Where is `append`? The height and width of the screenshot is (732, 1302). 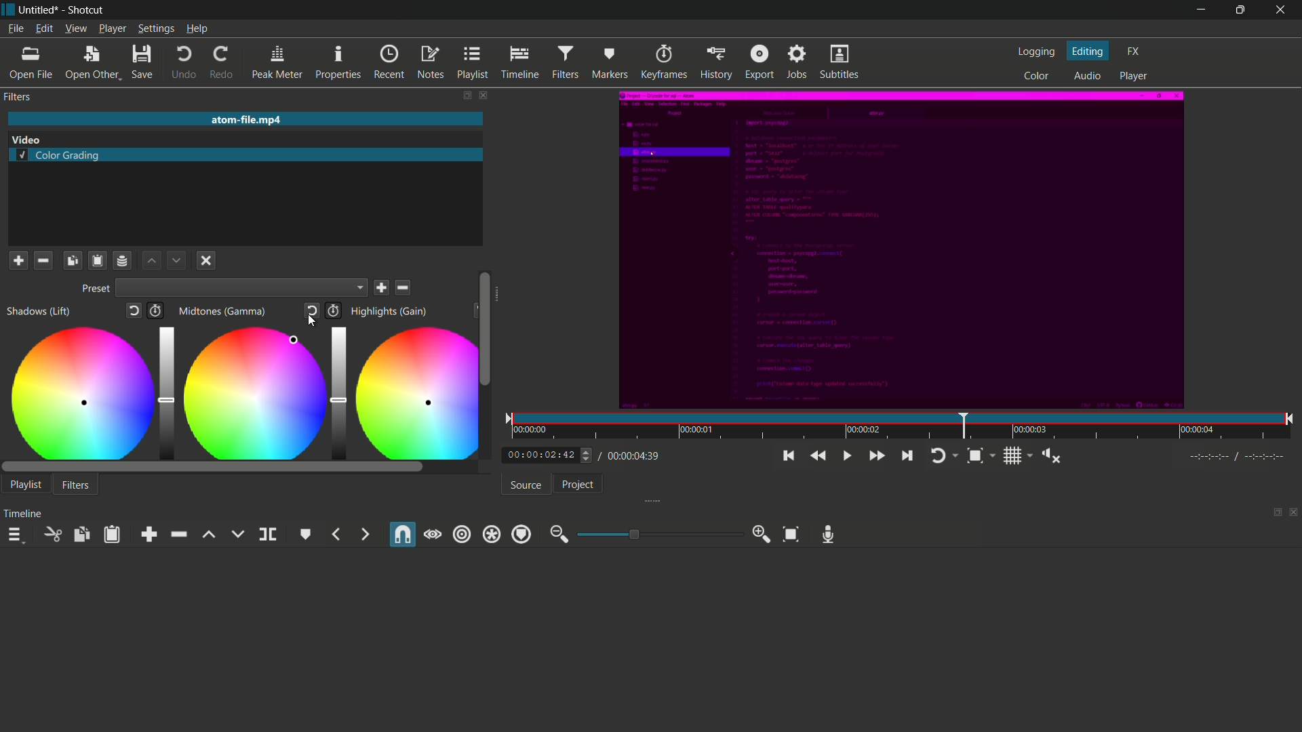
append is located at coordinates (152, 535).